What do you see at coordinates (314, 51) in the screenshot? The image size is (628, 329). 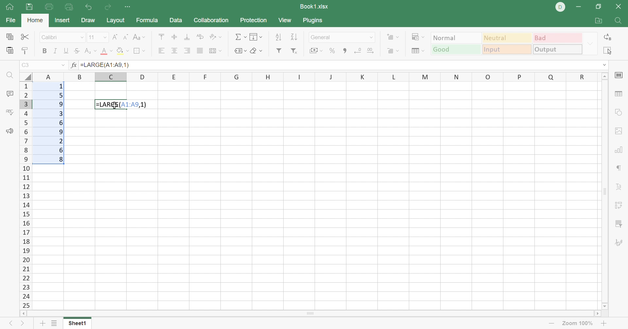 I see `Accounting style` at bounding box center [314, 51].